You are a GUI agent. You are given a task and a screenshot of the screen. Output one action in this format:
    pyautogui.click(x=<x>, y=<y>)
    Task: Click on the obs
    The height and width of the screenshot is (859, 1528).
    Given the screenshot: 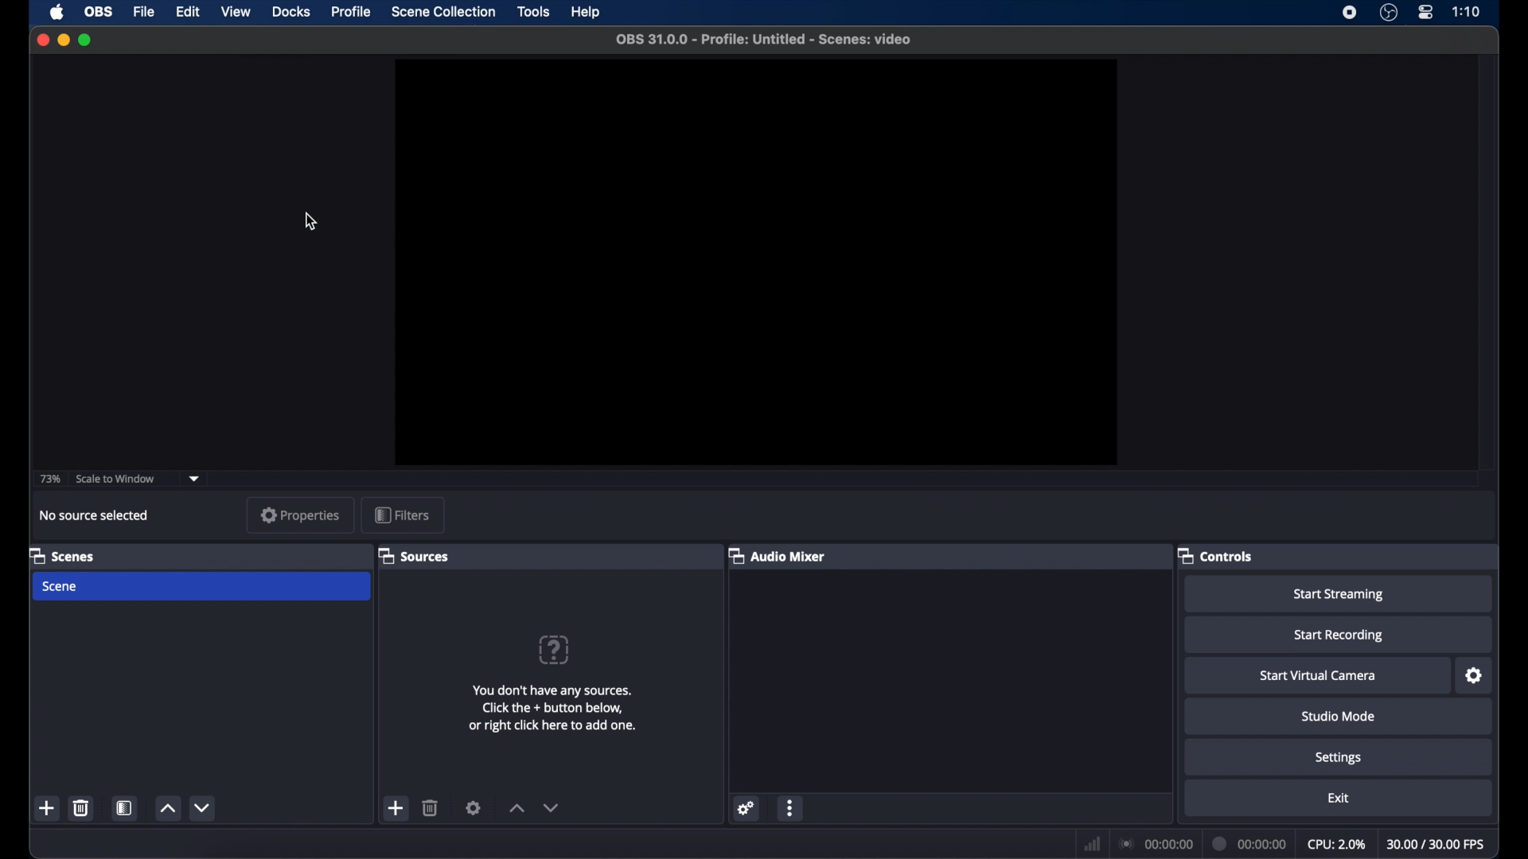 What is the action you would take?
    pyautogui.click(x=96, y=11)
    